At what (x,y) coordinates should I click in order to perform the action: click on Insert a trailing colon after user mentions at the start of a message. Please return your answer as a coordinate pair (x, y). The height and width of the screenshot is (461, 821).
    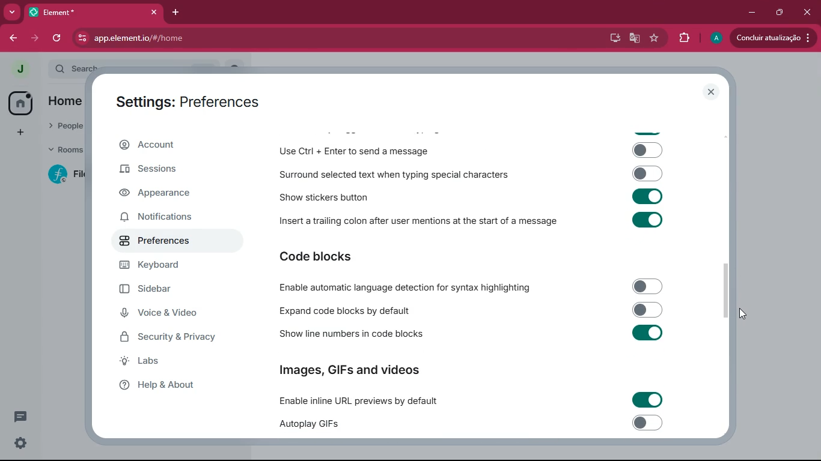
    Looking at the image, I should click on (470, 223).